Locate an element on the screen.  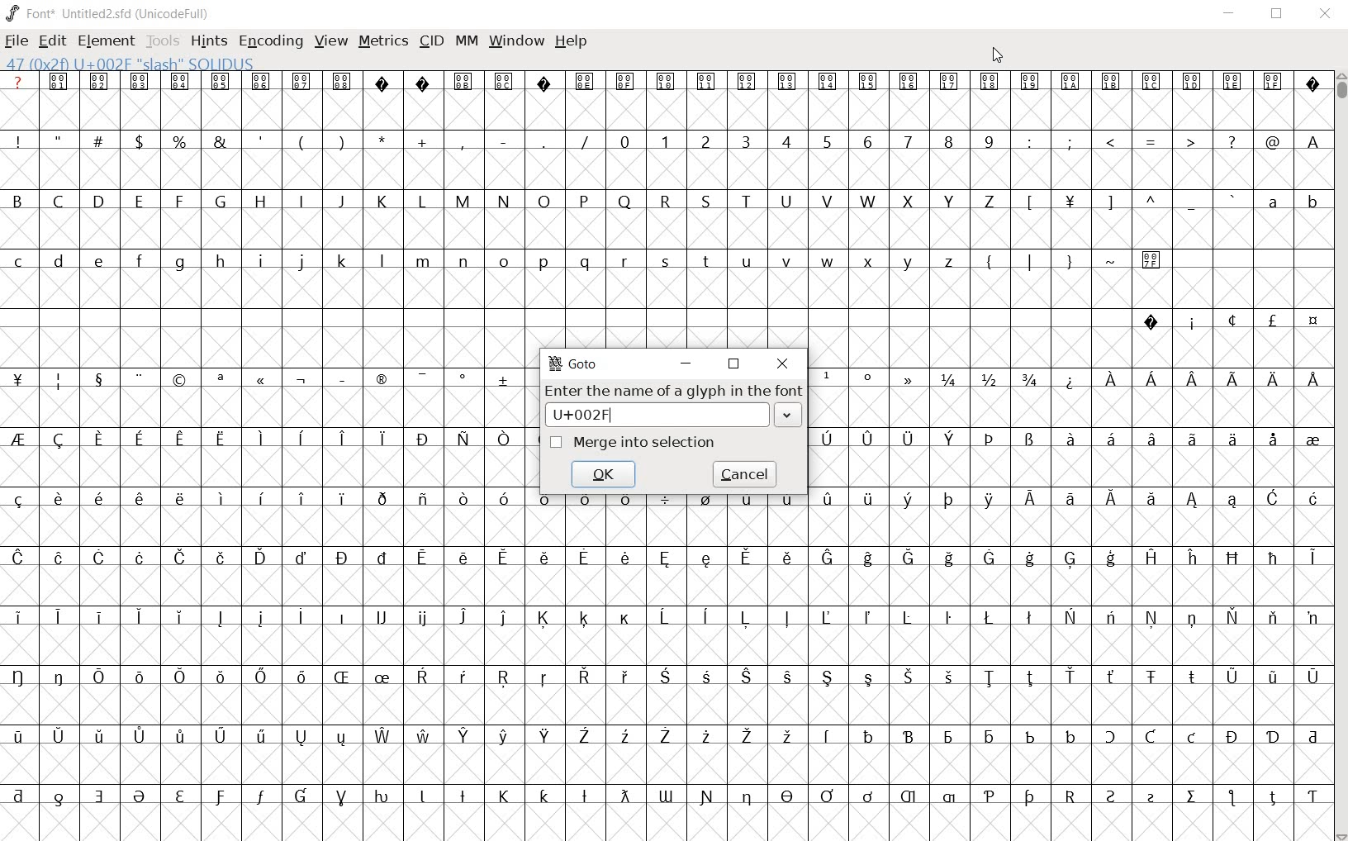
empty cells is located at coordinates (662, 704).